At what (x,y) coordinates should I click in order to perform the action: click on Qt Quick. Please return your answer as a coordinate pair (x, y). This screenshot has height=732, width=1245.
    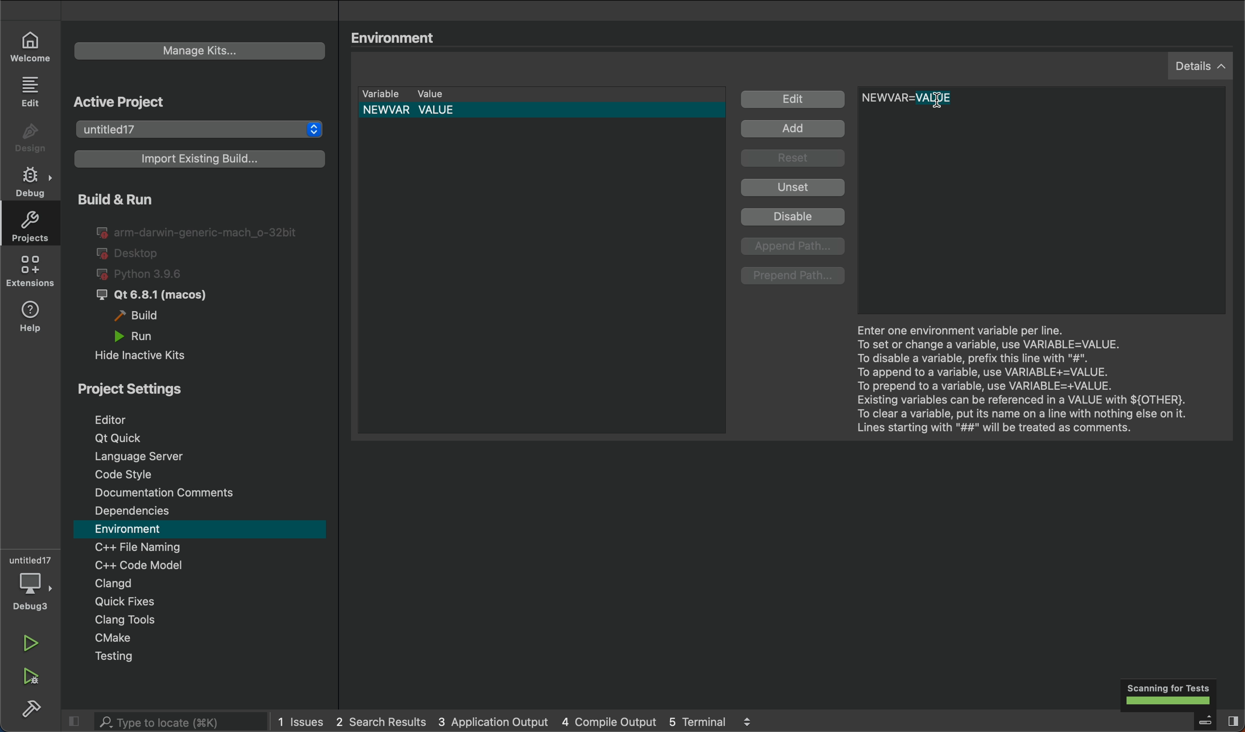
    Looking at the image, I should click on (207, 438).